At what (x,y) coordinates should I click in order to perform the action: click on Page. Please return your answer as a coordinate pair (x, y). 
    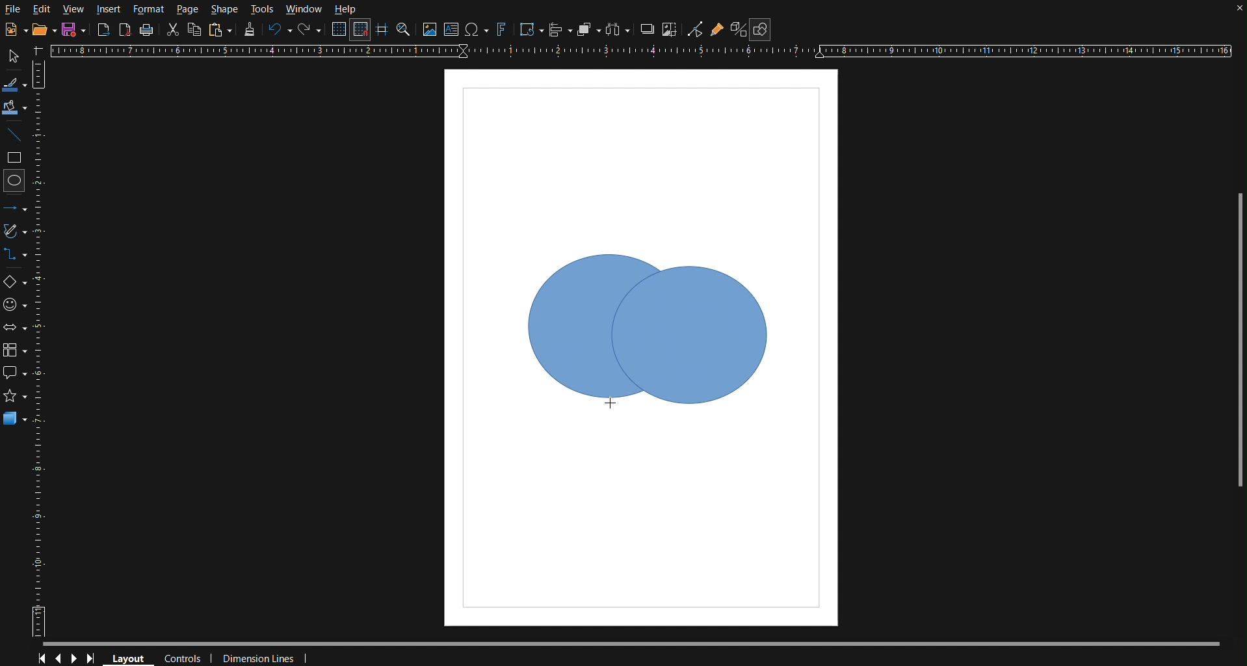
    Looking at the image, I should click on (189, 9).